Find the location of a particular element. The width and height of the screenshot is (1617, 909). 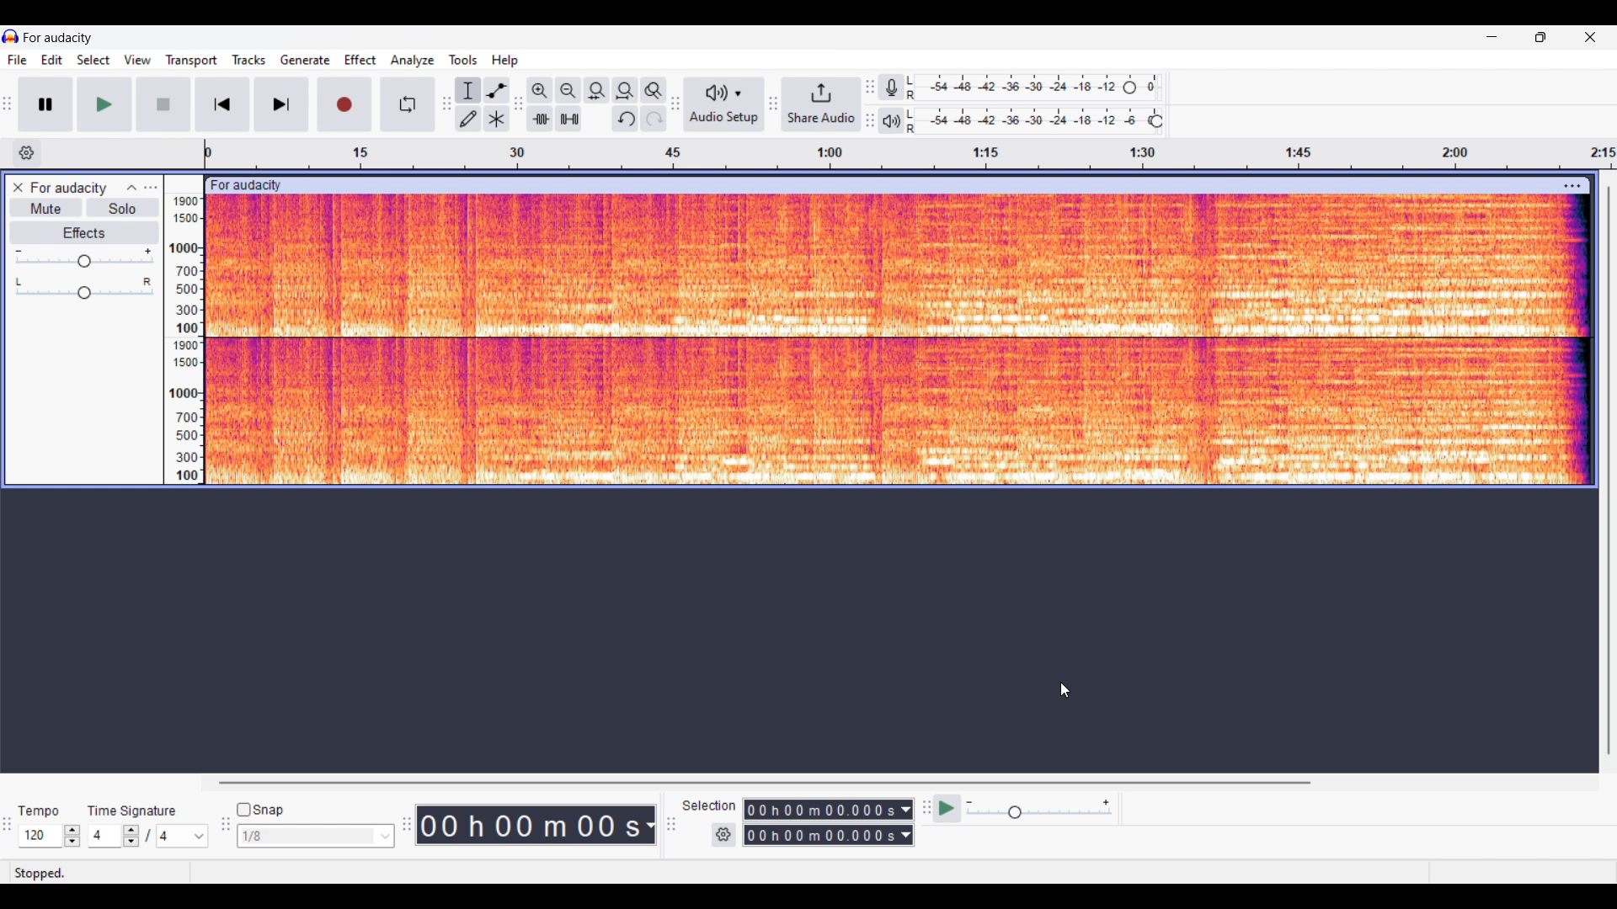

Skip/Select to end is located at coordinates (281, 104).